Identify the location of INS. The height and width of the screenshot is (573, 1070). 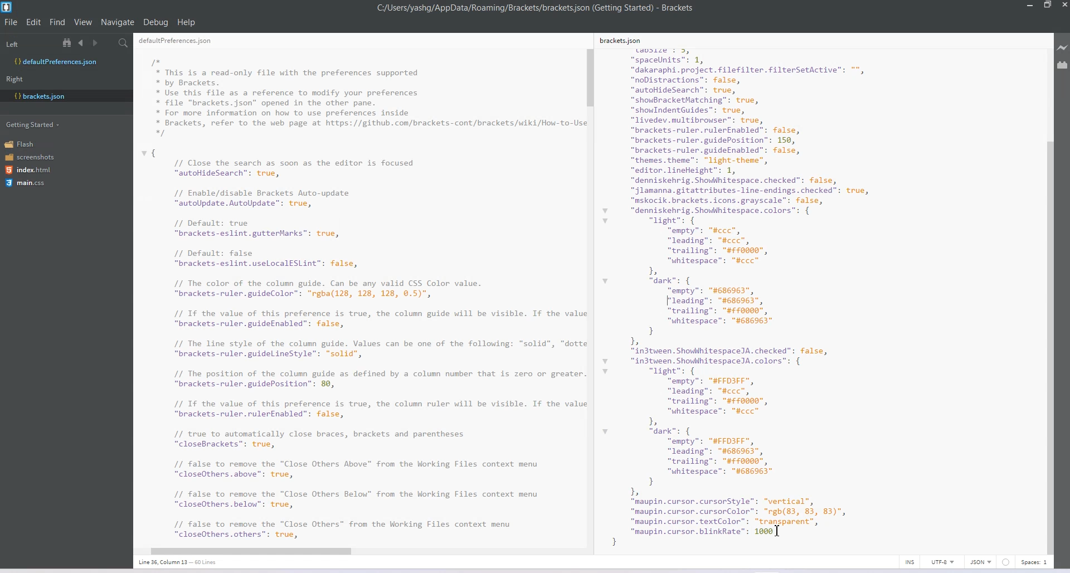
(909, 562).